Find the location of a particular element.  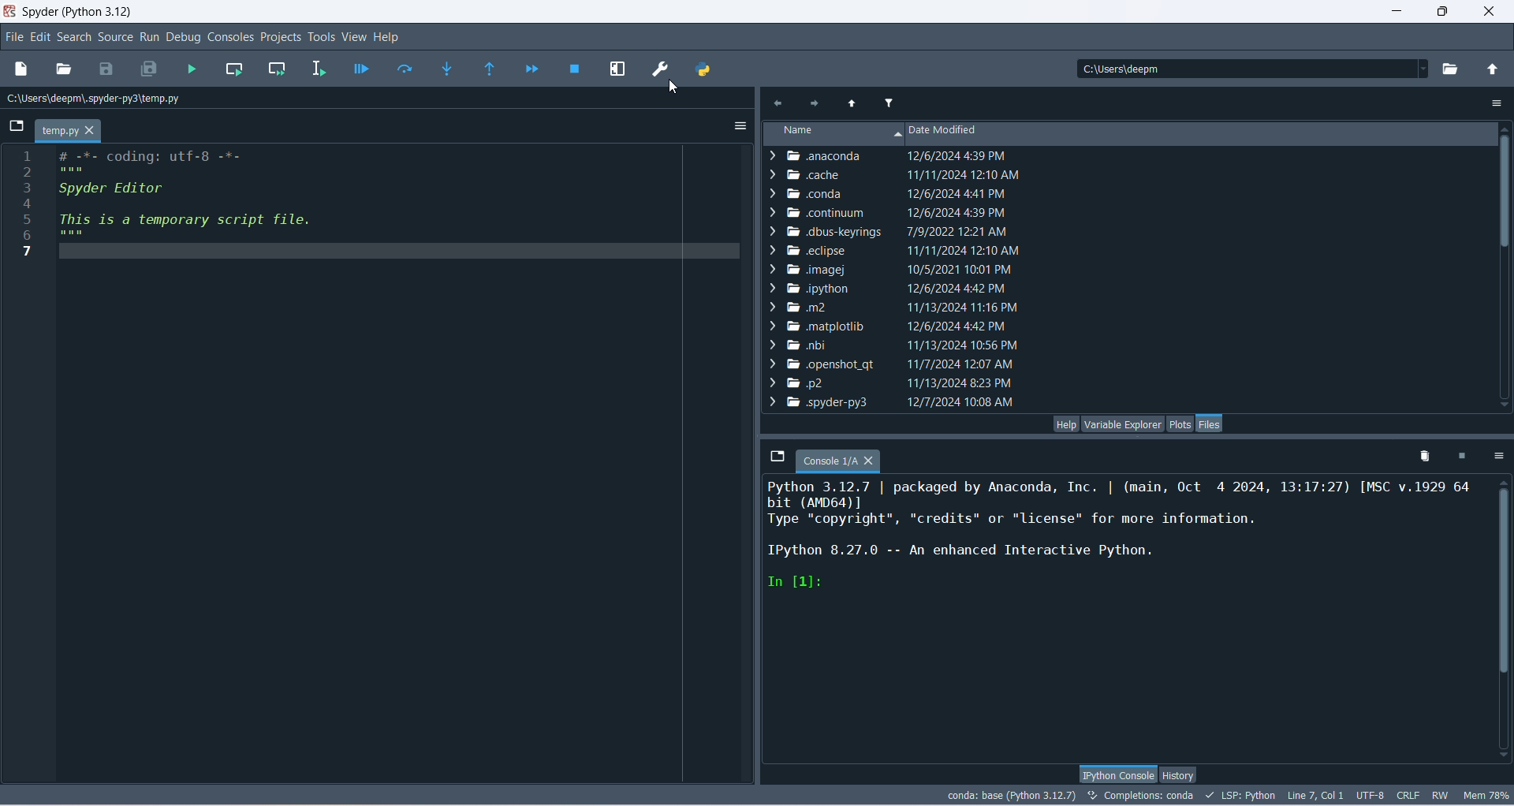

interrupt kernel is located at coordinates (1460, 458).